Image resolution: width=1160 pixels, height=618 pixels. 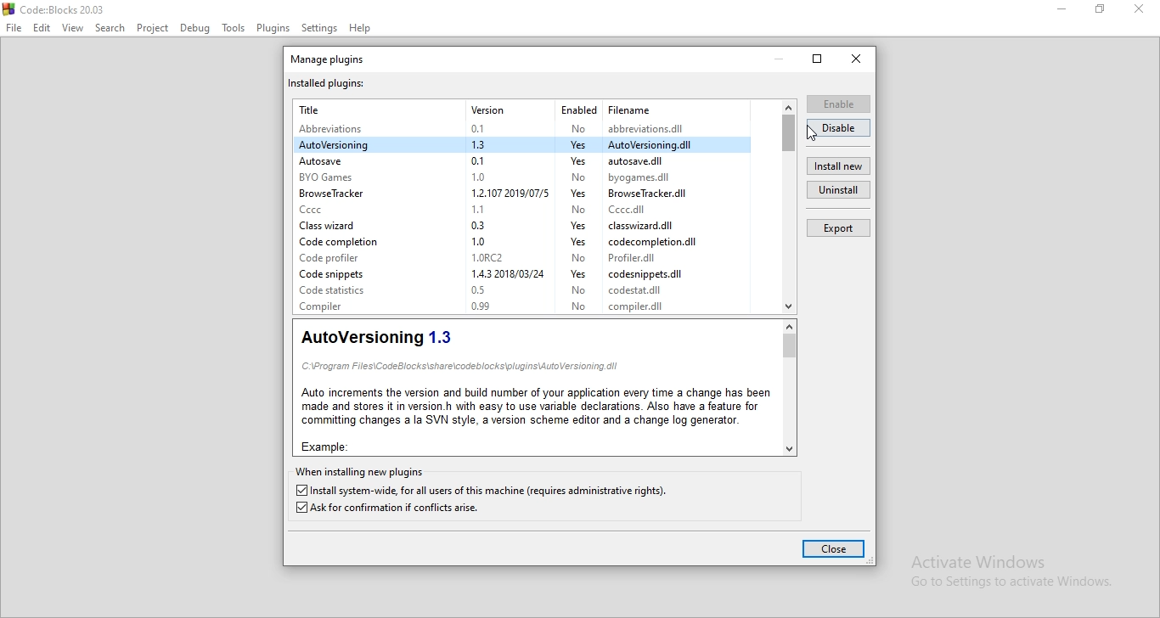 I want to click on ‘compiler.dil, so click(x=638, y=308).